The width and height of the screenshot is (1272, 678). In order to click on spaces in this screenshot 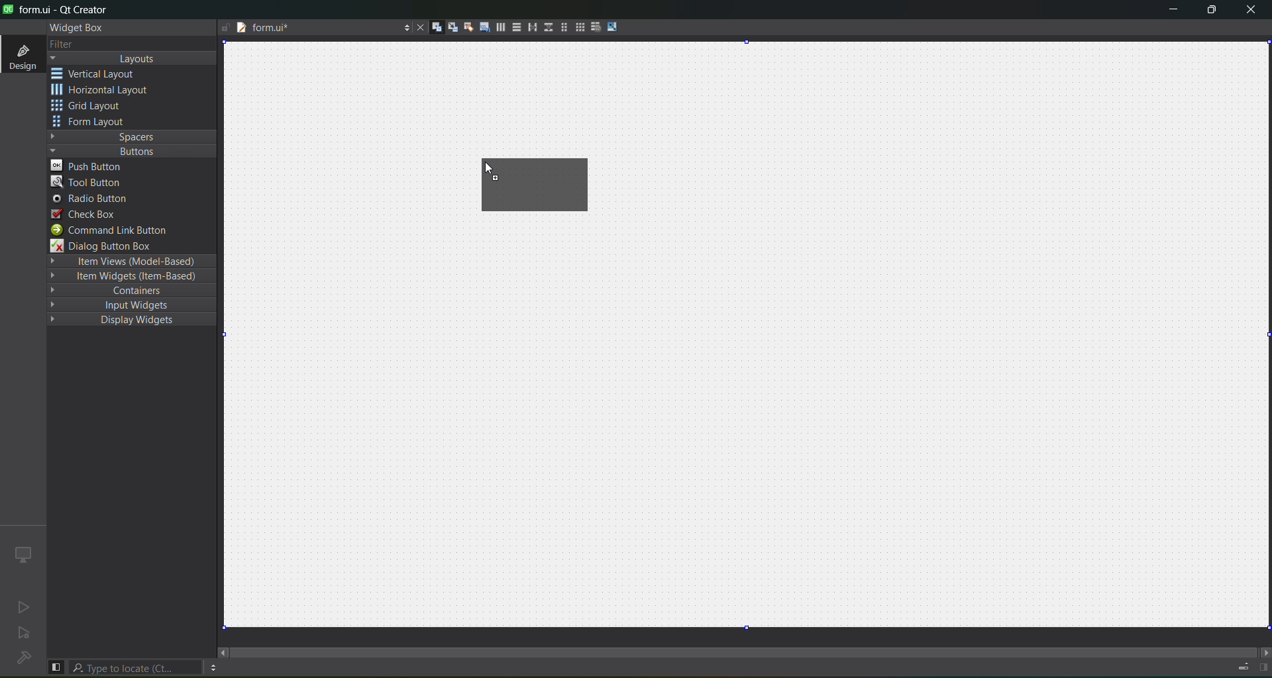, I will do `click(132, 136)`.